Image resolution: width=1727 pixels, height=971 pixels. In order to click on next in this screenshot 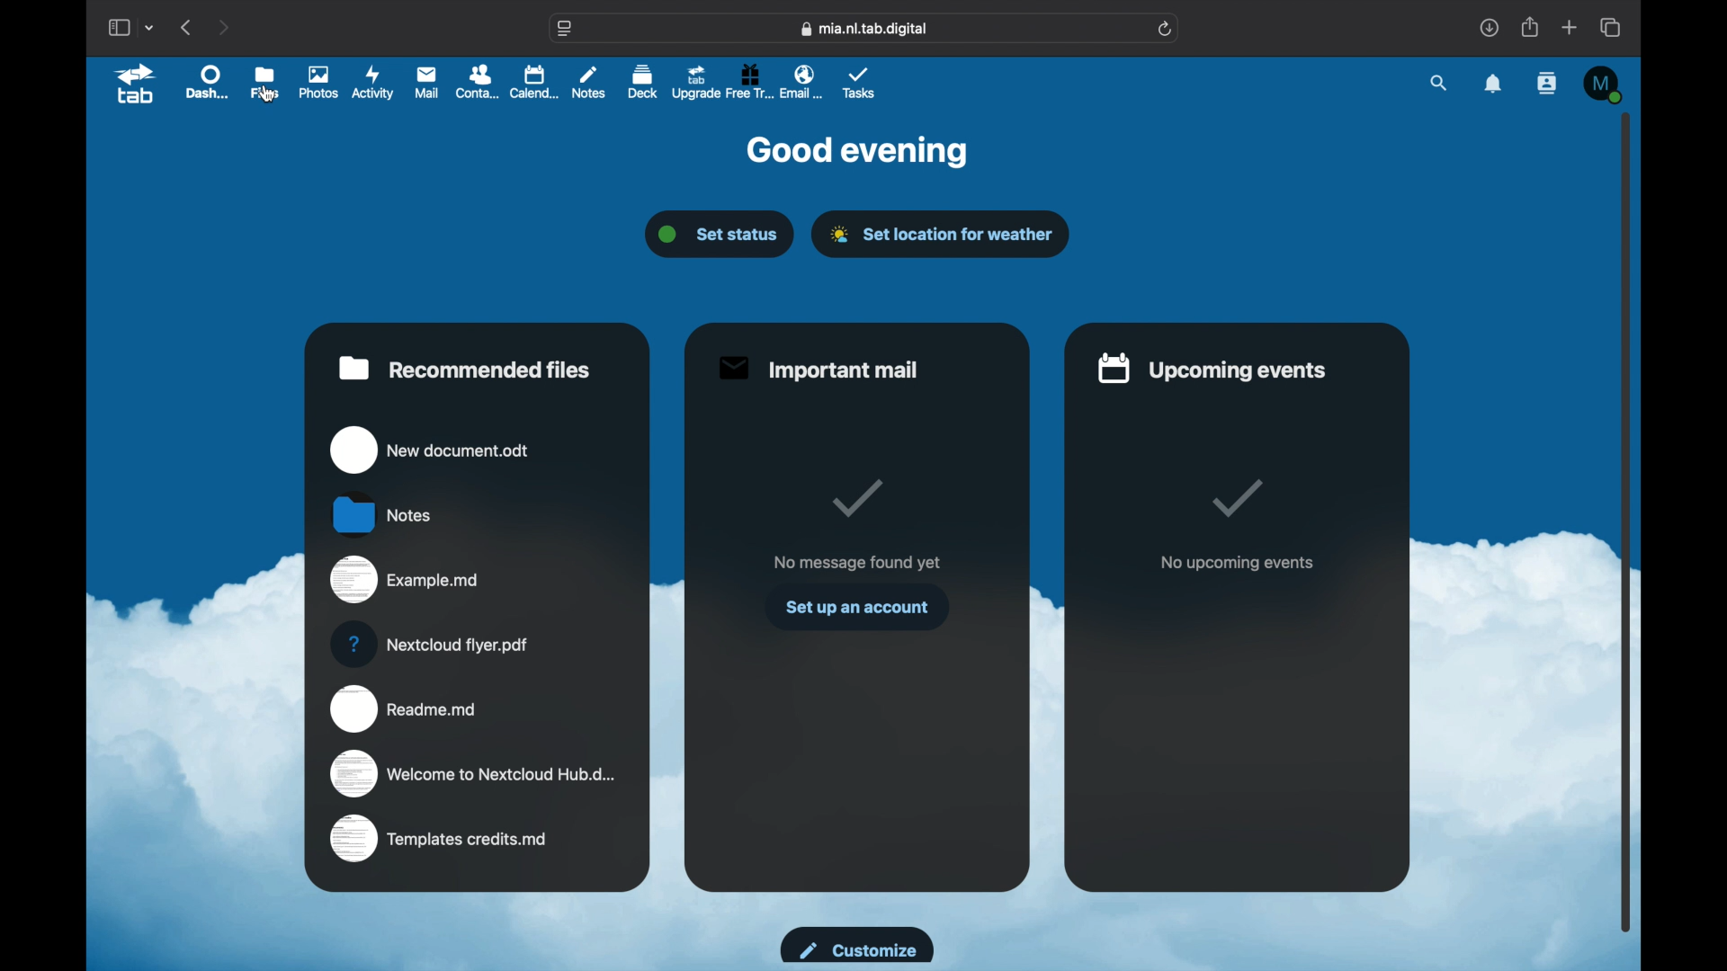, I will do `click(226, 27)`.